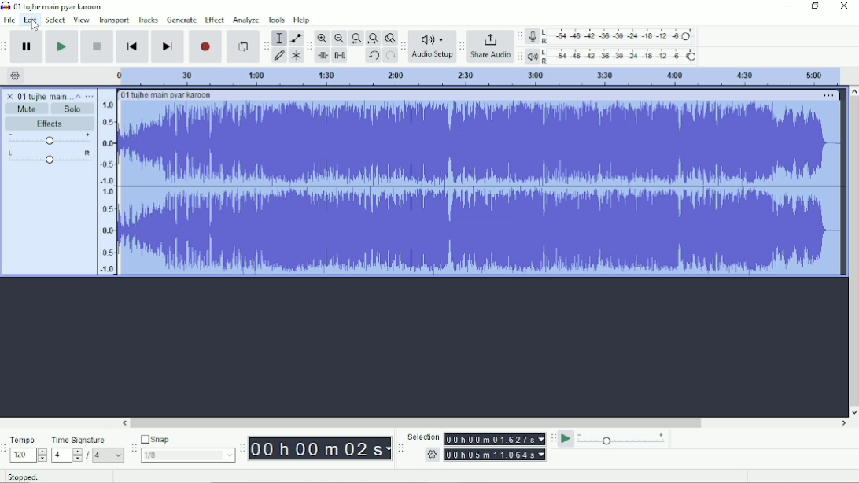 Image resolution: width=859 pixels, height=483 pixels. I want to click on close, so click(10, 94).